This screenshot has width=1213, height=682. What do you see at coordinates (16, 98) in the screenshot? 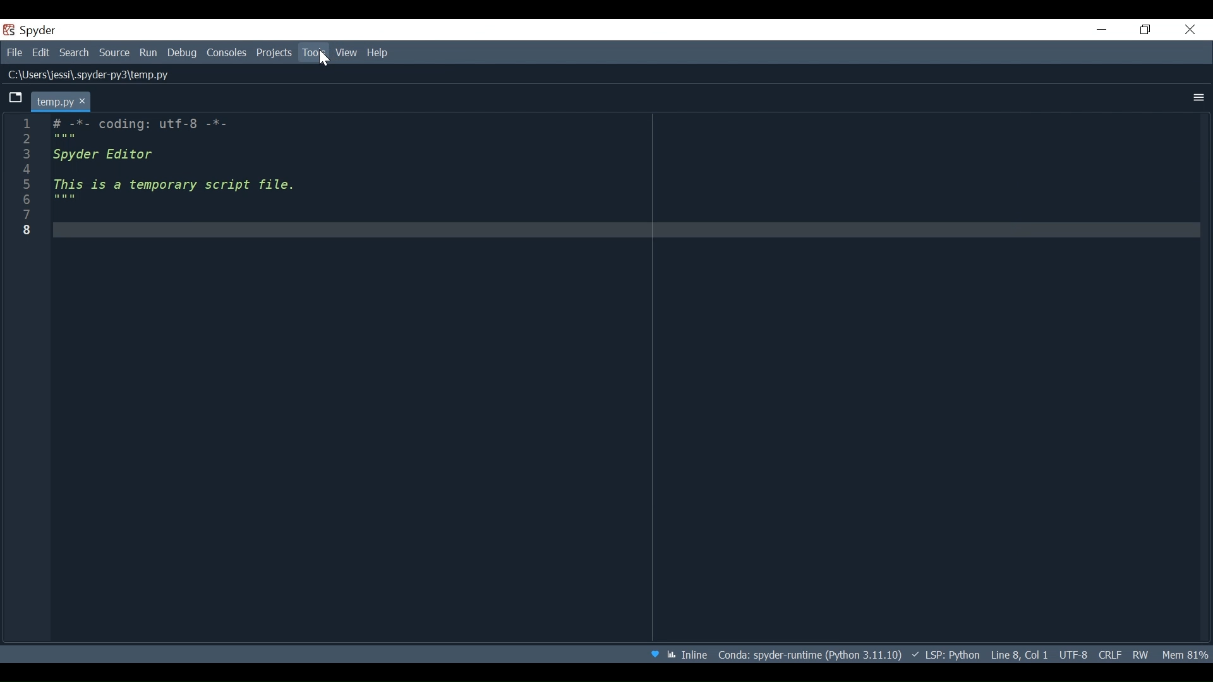
I see `Browse Tab` at bounding box center [16, 98].